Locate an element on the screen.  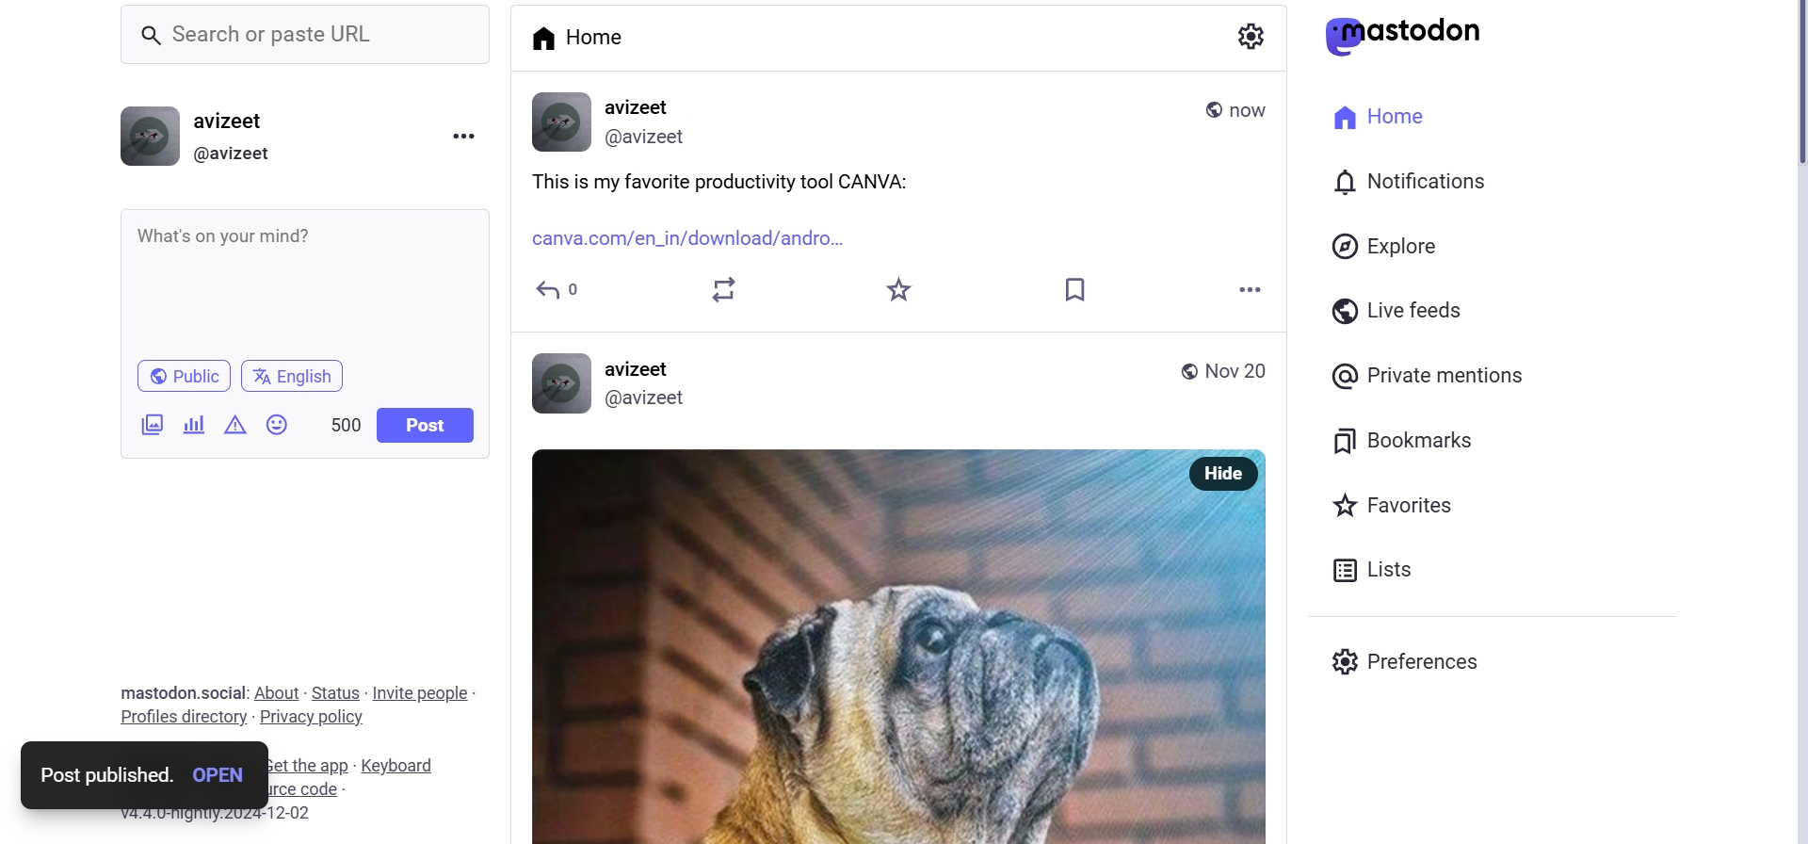
reply is located at coordinates (554, 294).